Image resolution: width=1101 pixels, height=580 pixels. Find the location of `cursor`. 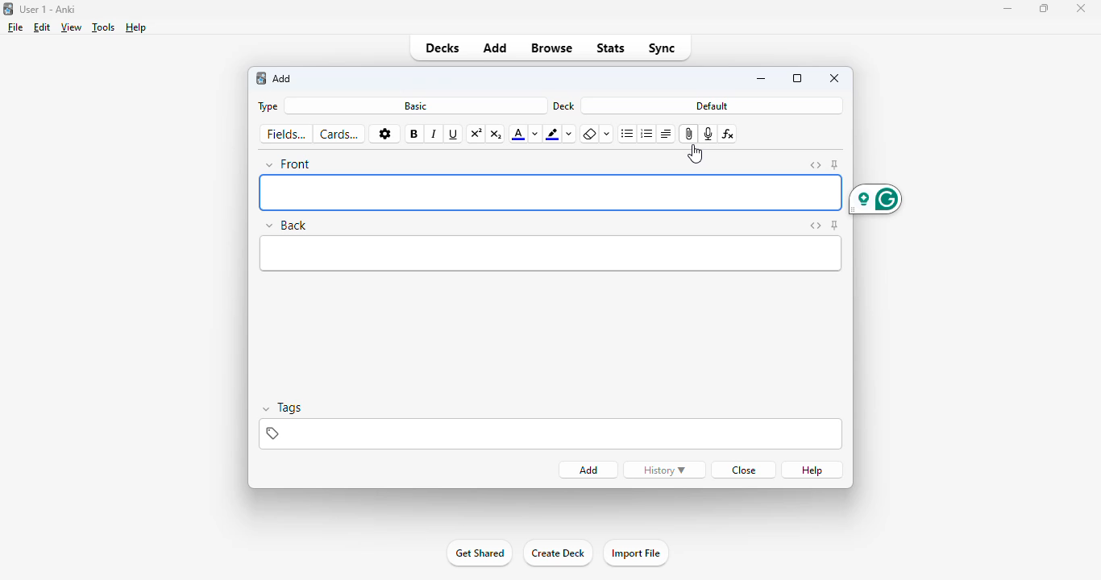

cursor is located at coordinates (695, 153).